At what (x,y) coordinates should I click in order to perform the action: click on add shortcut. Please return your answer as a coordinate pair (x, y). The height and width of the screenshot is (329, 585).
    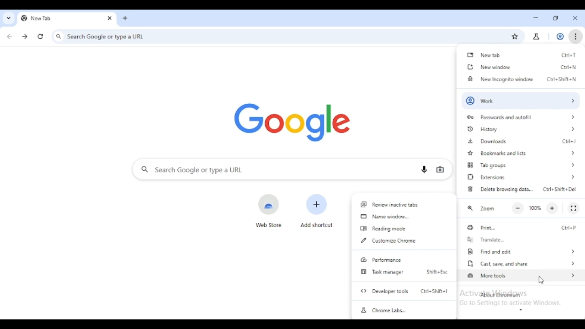
    Looking at the image, I should click on (317, 210).